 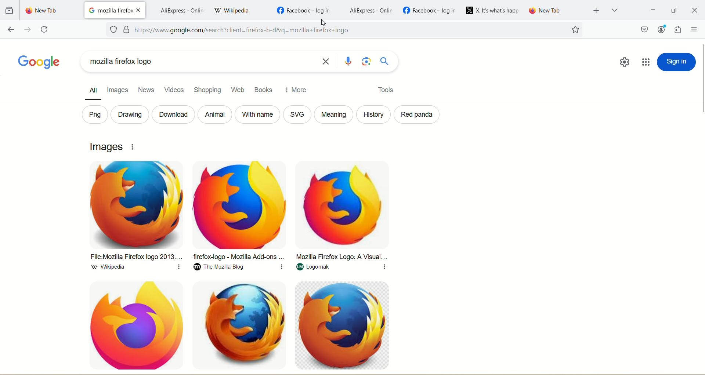 What do you see at coordinates (677, 62) in the screenshot?
I see `sign in` at bounding box center [677, 62].